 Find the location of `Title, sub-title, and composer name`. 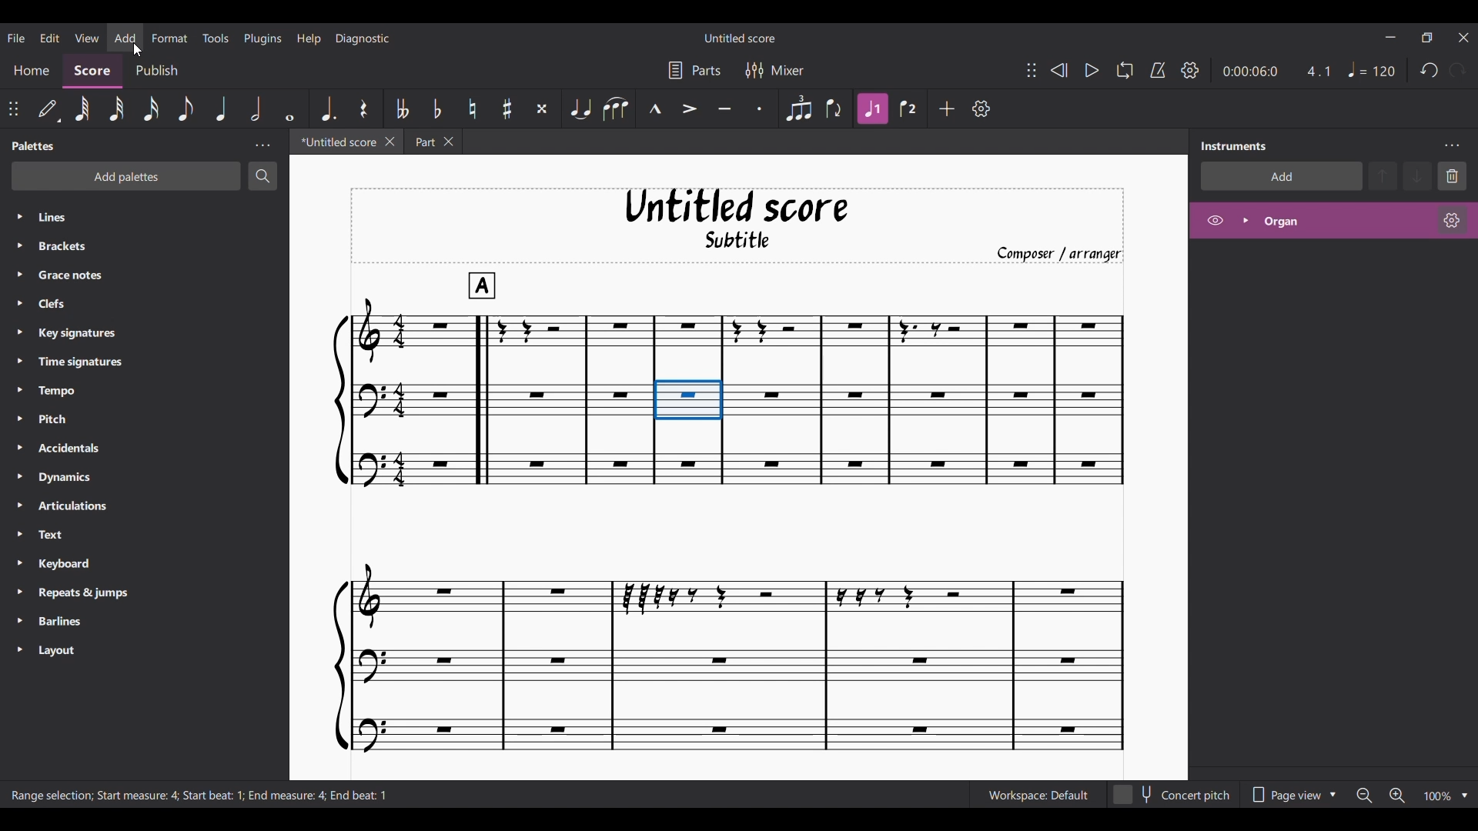

Title, sub-title, and composer name is located at coordinates (738, 225).